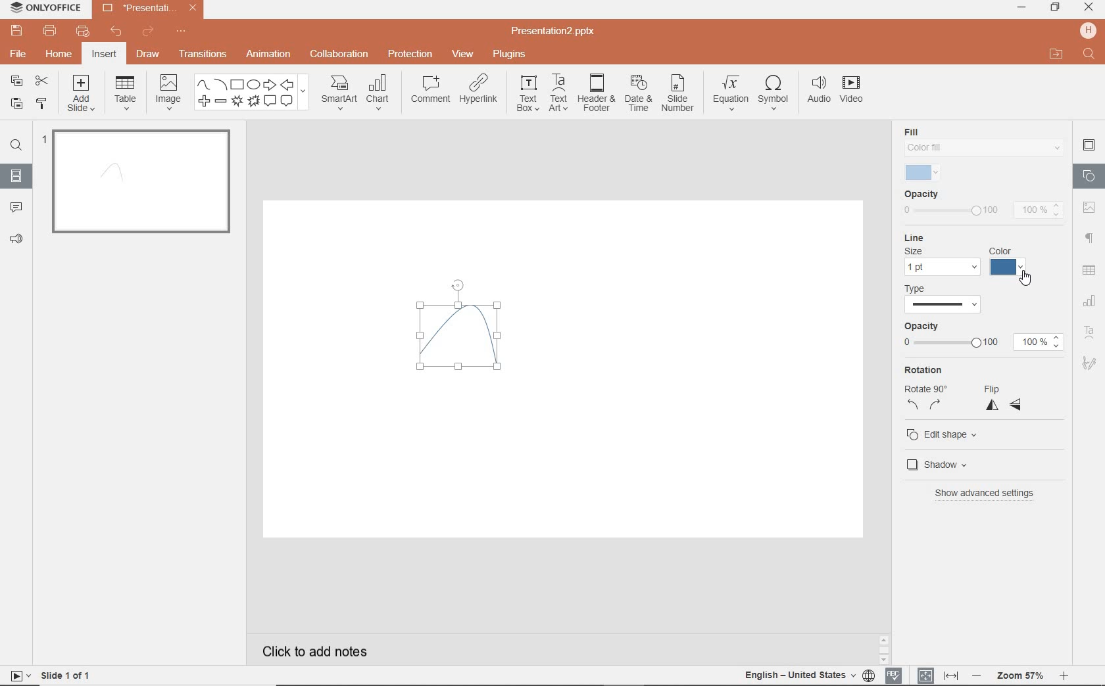 The height and width of the screenshot is (686, 1105). Describe the element at coordinates (938, 674) in the screenshot. I see `FIT TO SLIDE / FIT TO WIDTH` at that location.